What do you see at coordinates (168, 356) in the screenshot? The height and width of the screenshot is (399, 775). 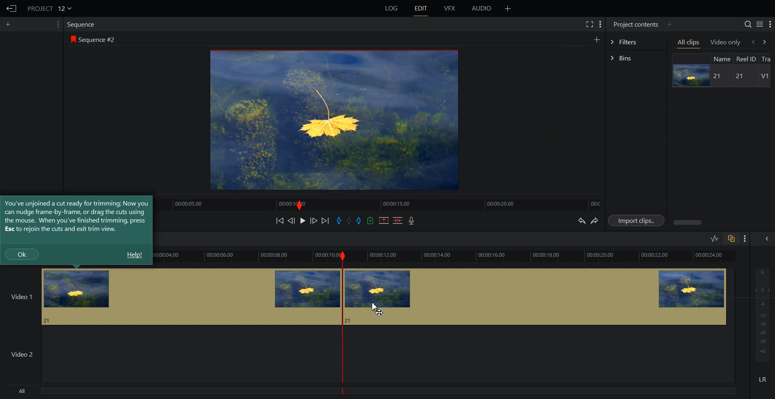 I see `Video 2` at bounding box center [168, 356].